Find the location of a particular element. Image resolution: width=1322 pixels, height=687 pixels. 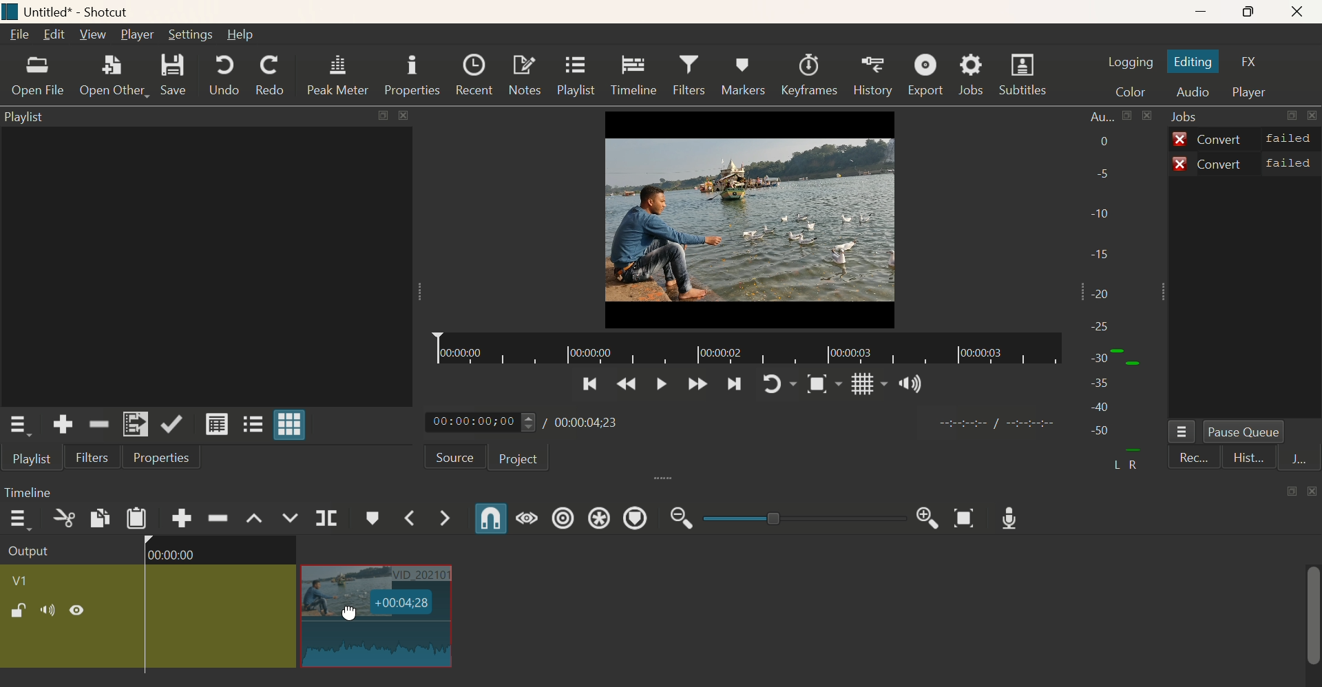

Previous is located at coordinates (627, 387).